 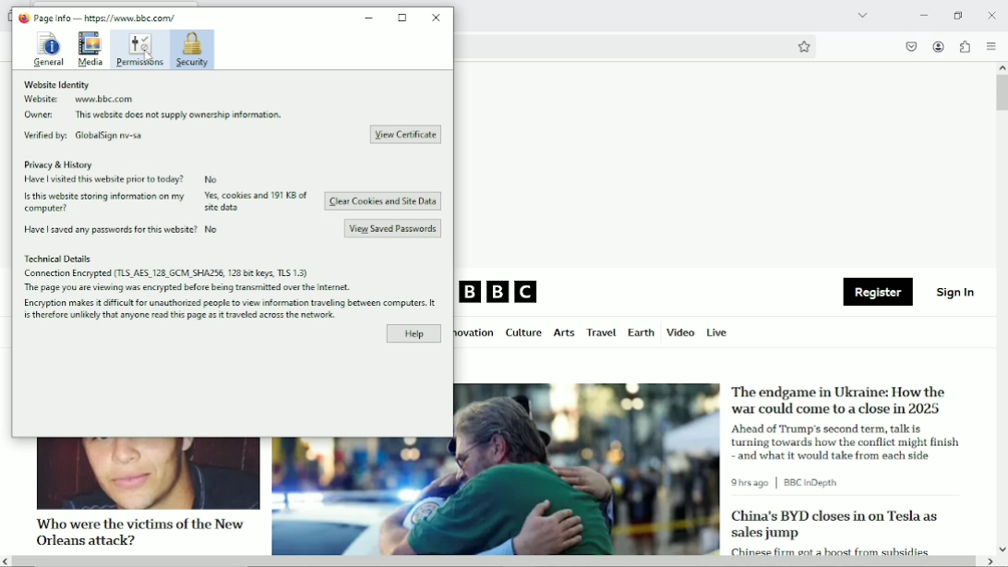 What do you see at coordinates (788, 483) in the screenshot?
I see `9 hrs ago | BBC in Depth` at bounding box center [788, 483].